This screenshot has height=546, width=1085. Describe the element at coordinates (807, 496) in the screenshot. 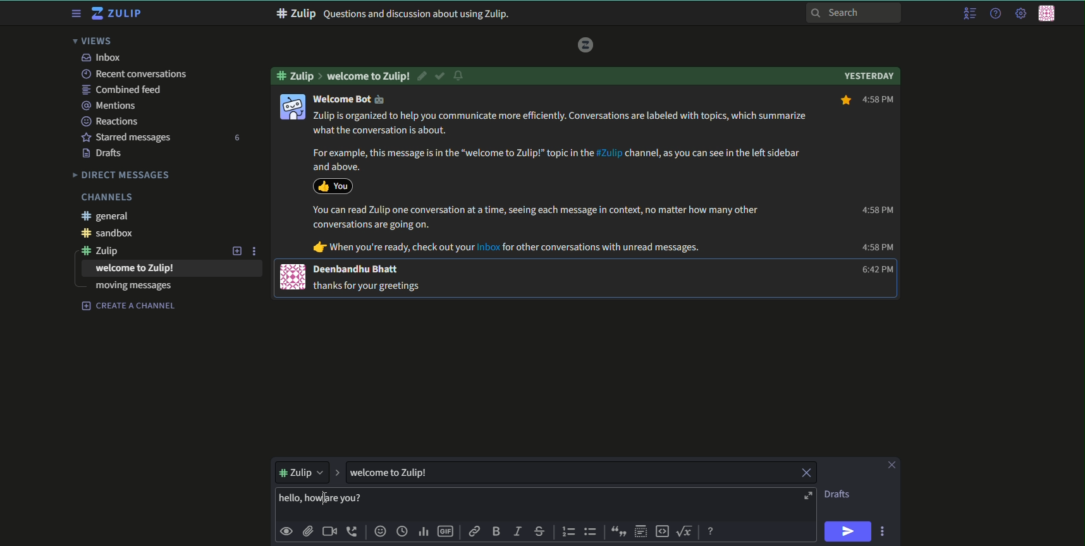

I see `open` at that location.